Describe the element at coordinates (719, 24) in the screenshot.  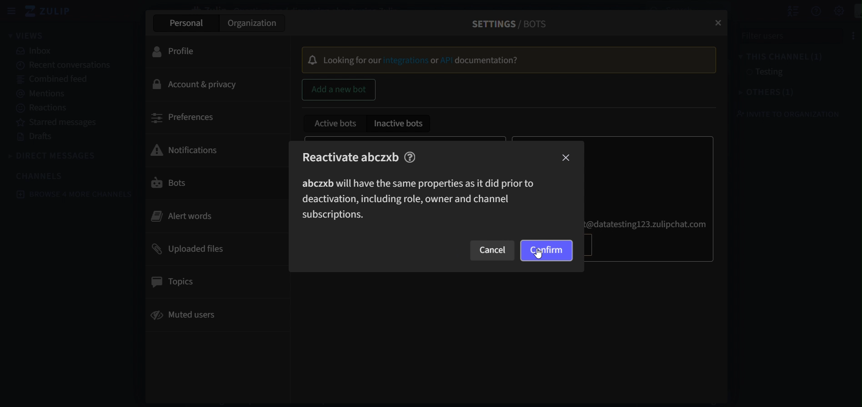
I see `close` at that location.